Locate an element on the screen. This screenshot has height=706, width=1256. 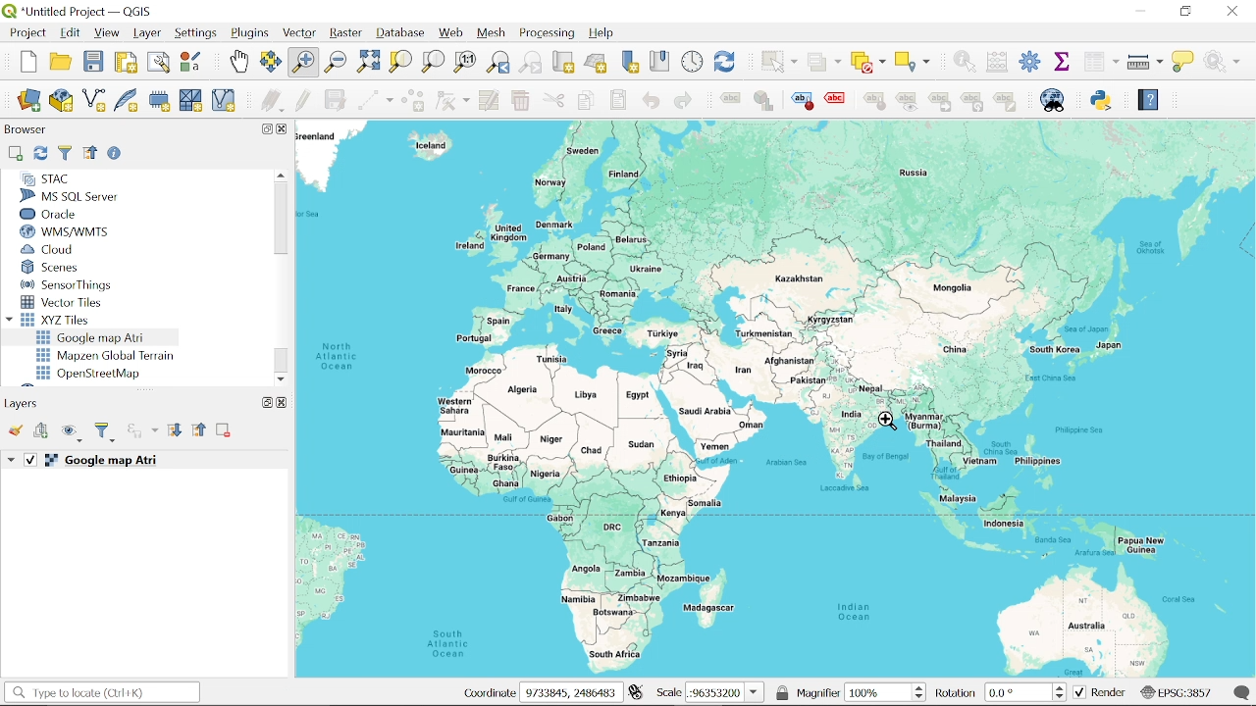
Collapse all is located at coordinates (200, 431).